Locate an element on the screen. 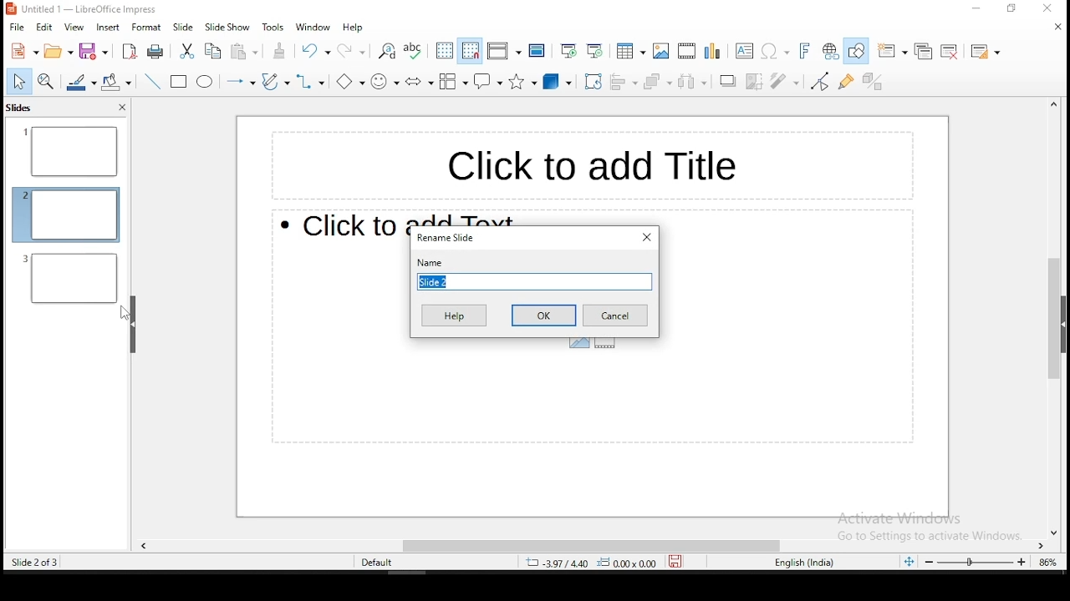  default is located at coordinates (379, 563).